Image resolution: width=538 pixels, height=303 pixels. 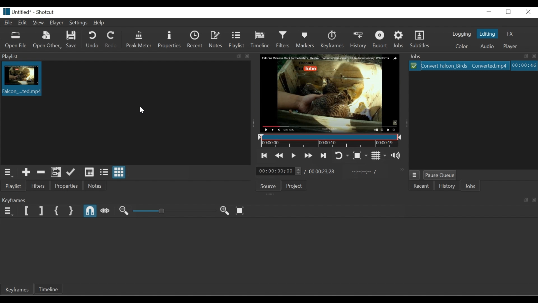 What do you see at coordinates (39, 185) in the screenshot?
I see `Filters` at bounding box center [39, 185].